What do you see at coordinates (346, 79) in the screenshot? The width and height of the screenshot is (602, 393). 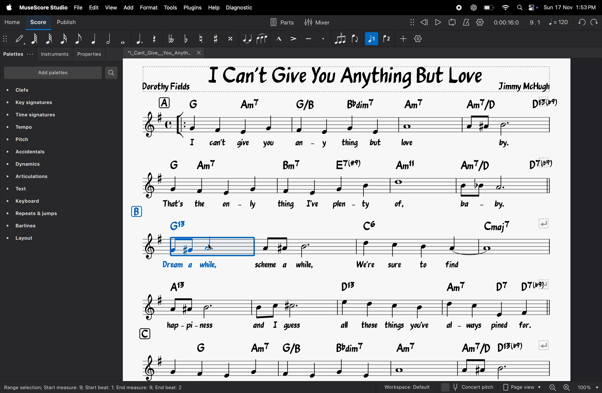 I see `song title` at bounding box center [346, 79].